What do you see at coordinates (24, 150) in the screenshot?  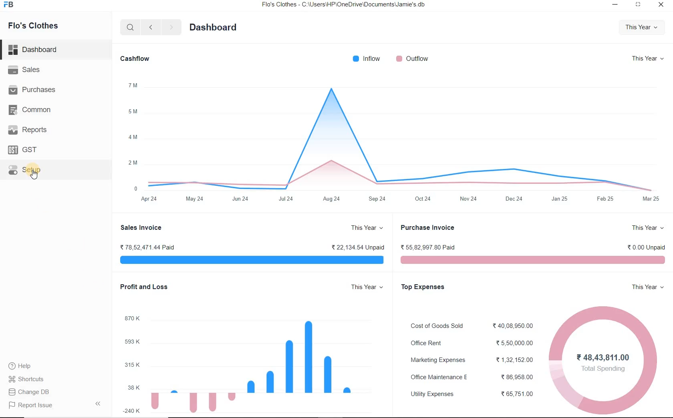 I see `GST` at bounding box center [24, 150].